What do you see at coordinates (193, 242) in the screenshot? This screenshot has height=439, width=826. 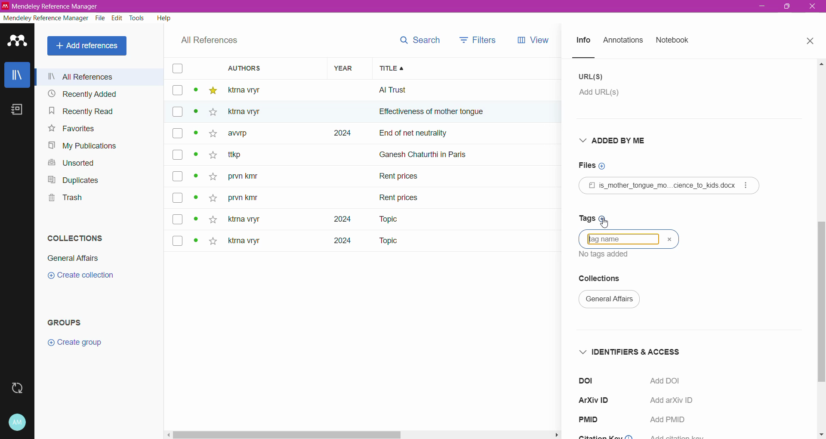 I see `dot ` at bounding box center [193, 242].